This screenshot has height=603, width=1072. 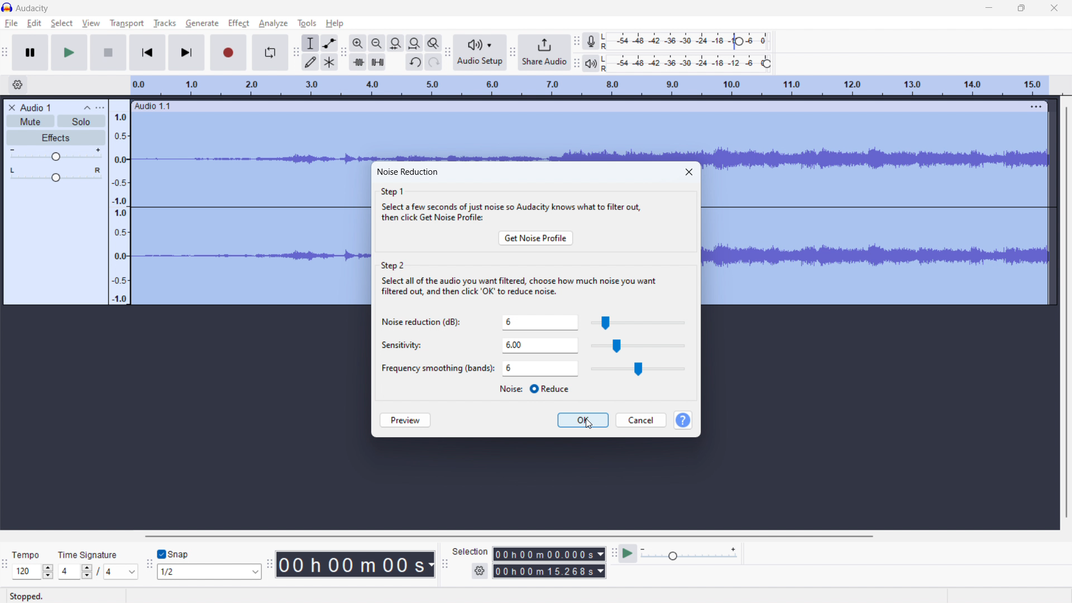 I want to click on , so click(x=435, y=369).